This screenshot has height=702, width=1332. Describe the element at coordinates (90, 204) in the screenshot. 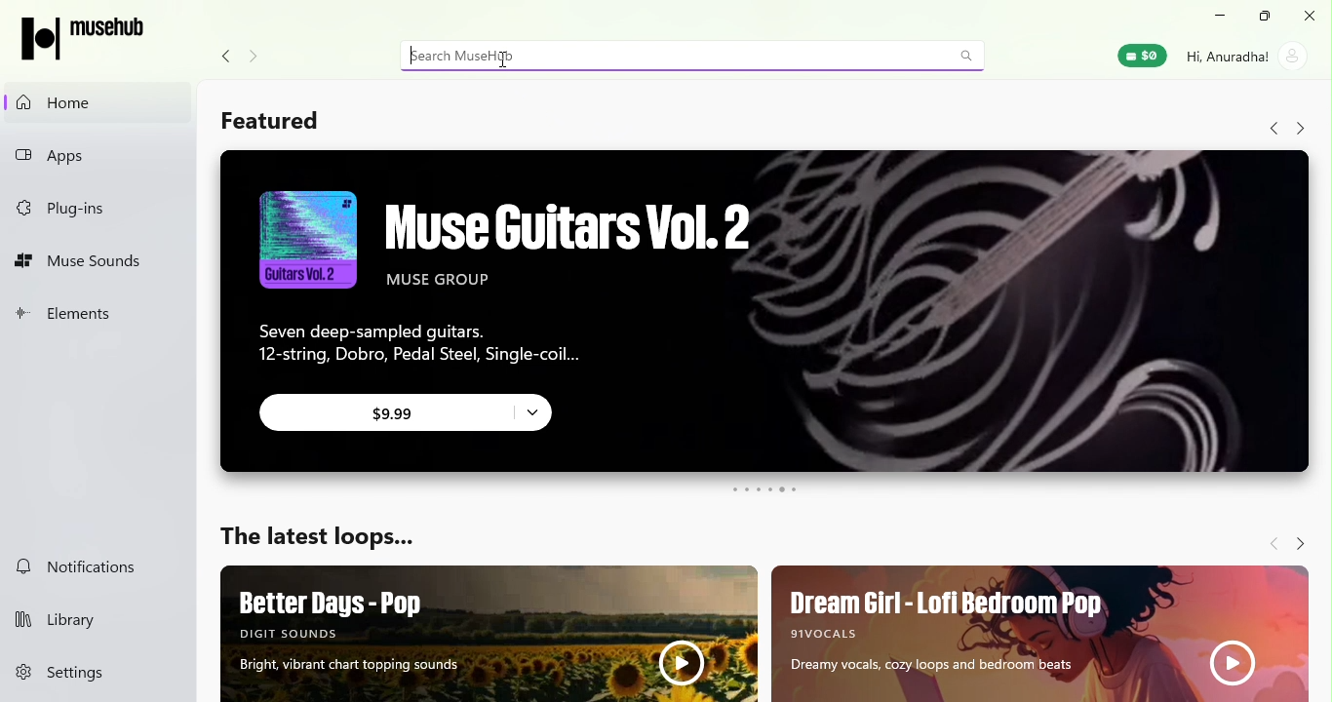

I see `Plug-ins` at that location.